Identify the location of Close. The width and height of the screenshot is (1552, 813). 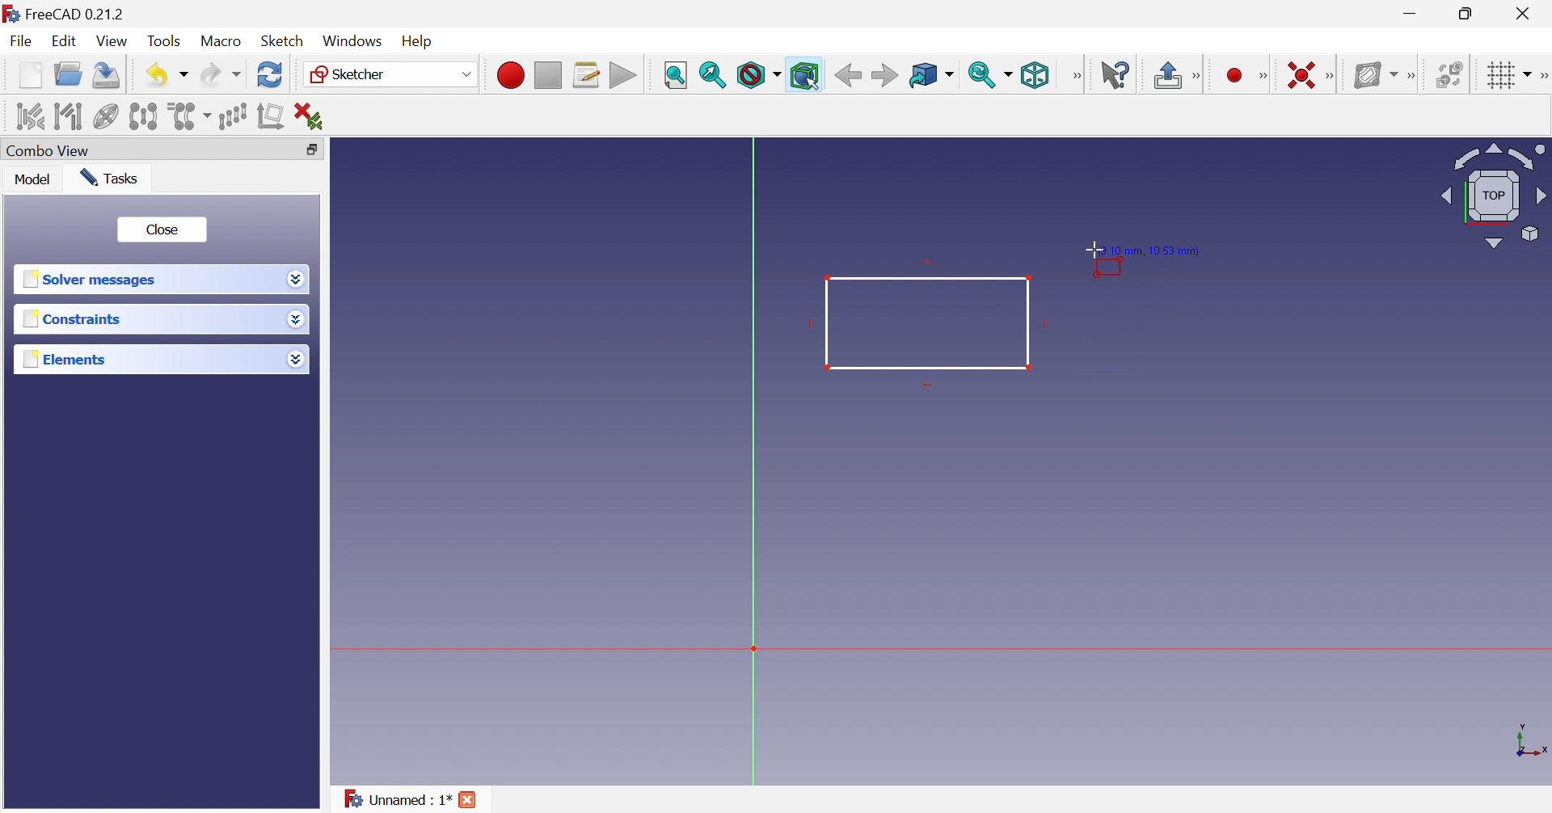
(468, 798).